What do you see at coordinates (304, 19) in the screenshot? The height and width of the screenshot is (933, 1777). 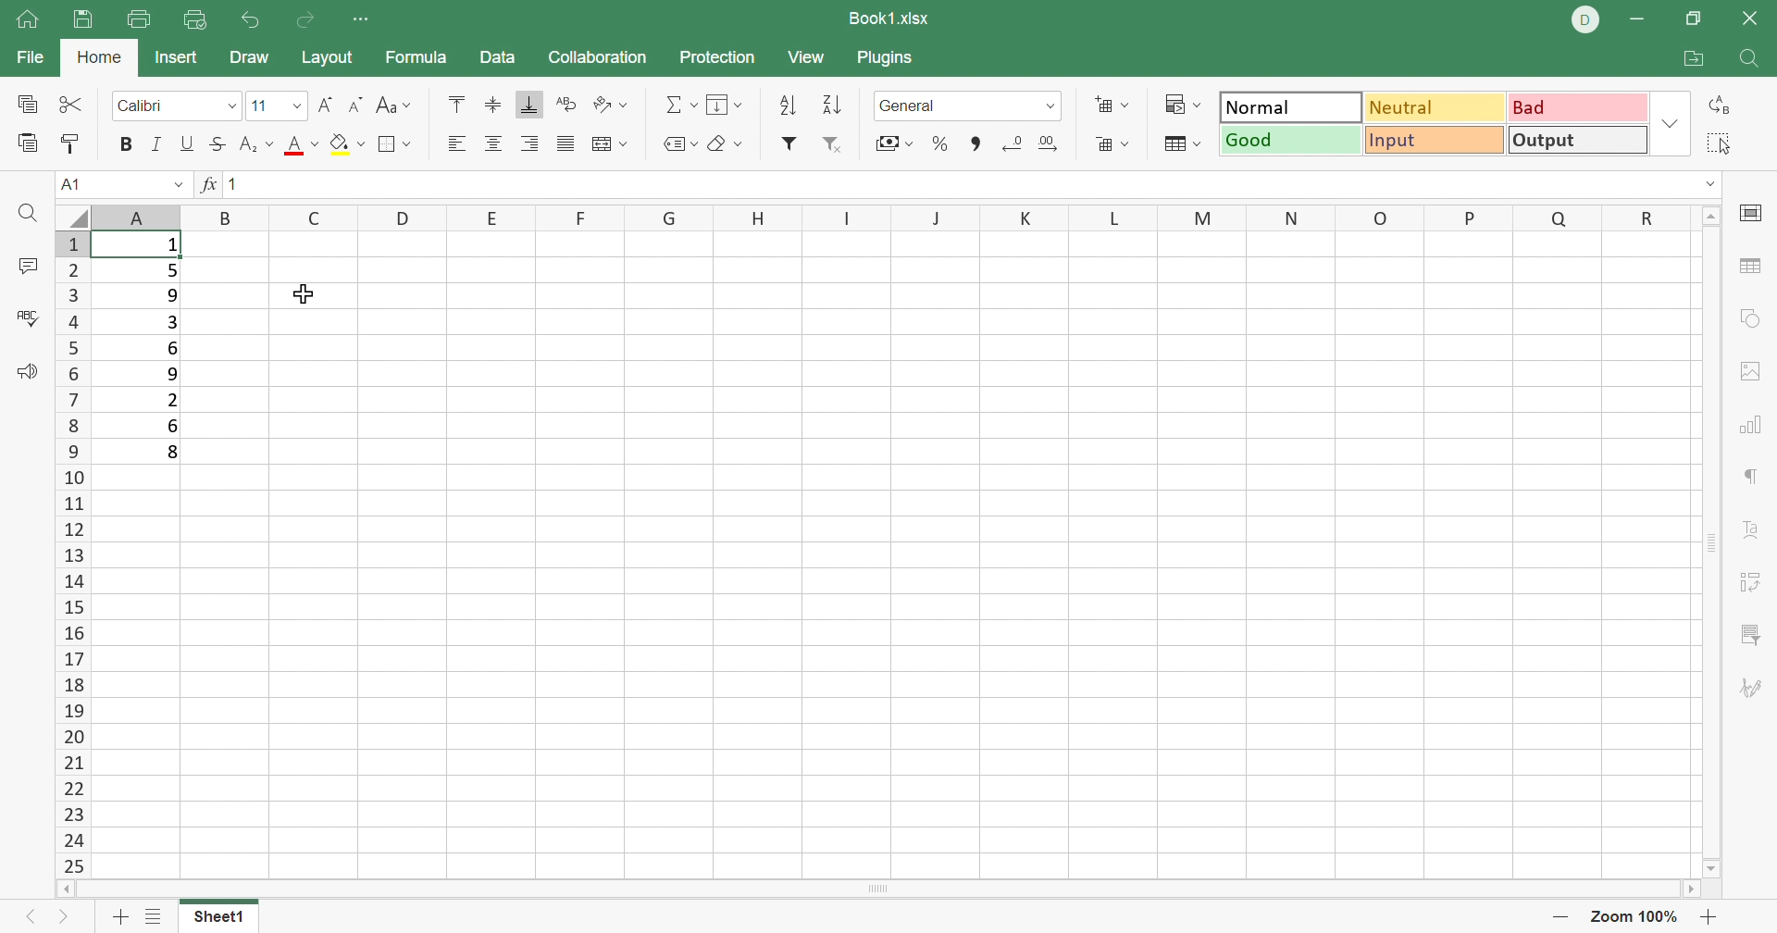 I see `Redo` at bounding box center [304, 19].